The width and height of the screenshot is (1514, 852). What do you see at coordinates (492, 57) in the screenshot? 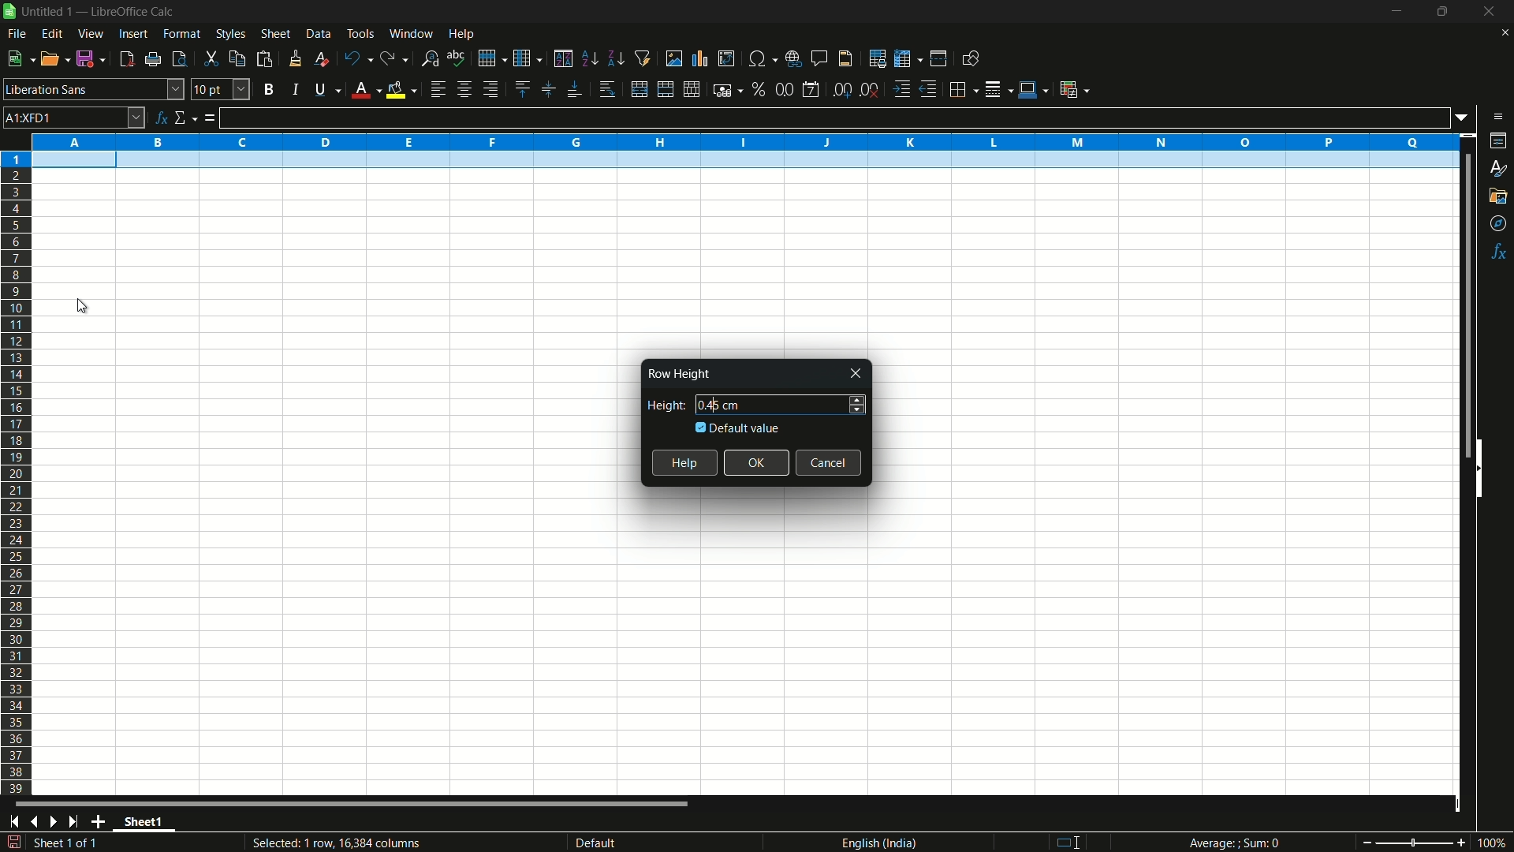
I see `row` at bounding box center [492, 57].